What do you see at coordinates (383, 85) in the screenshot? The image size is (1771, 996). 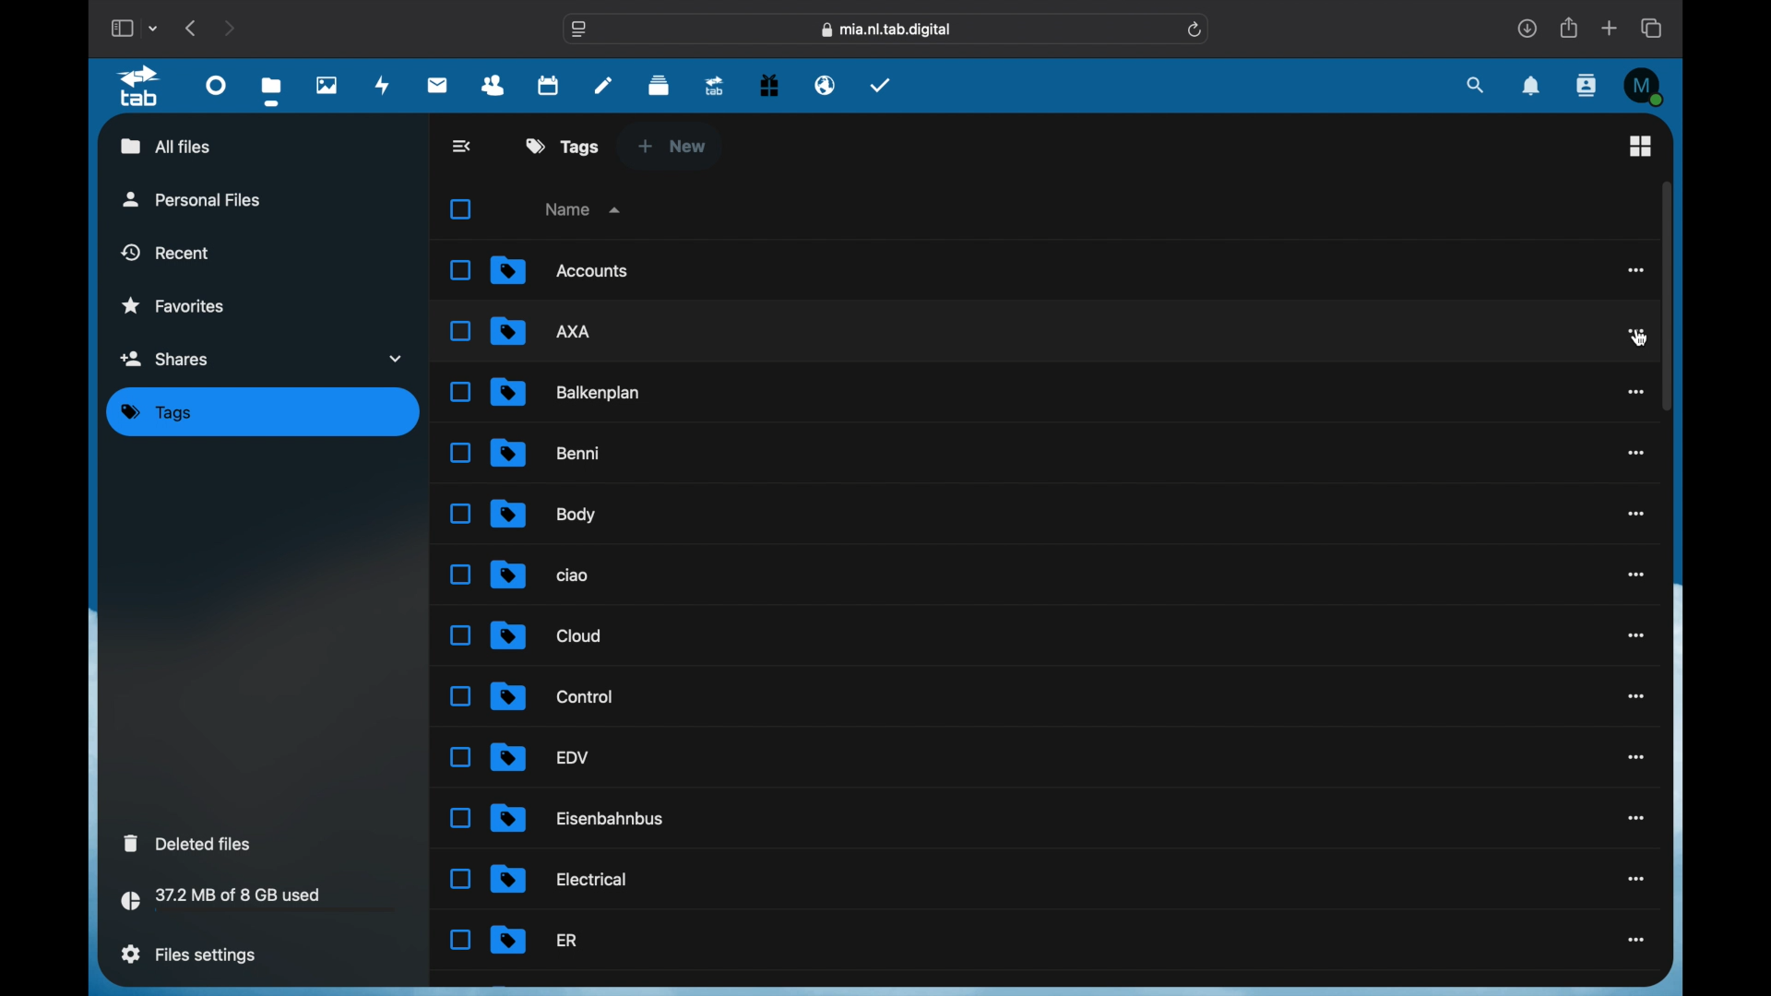 I see `activity` at bounding box center [383, 85].